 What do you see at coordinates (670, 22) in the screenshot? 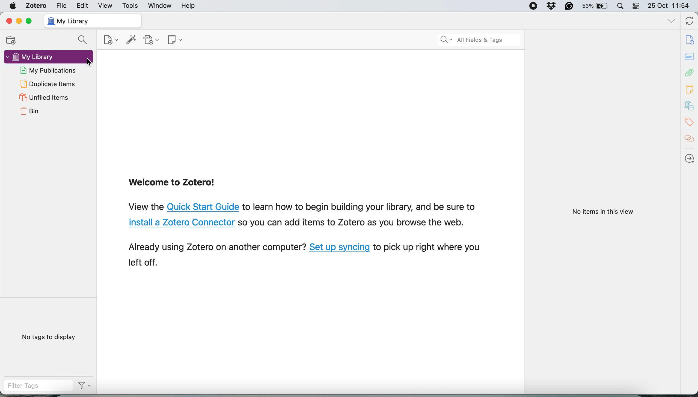
I see `list all tabs` at bounding box center [670, 22].